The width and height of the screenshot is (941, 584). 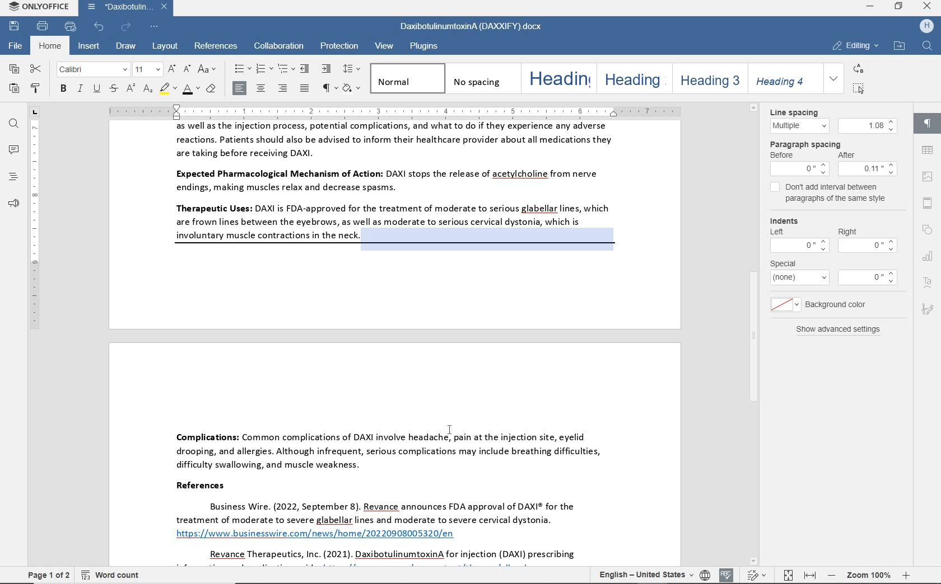 I want to click on insert, so click(x=90, y=46).